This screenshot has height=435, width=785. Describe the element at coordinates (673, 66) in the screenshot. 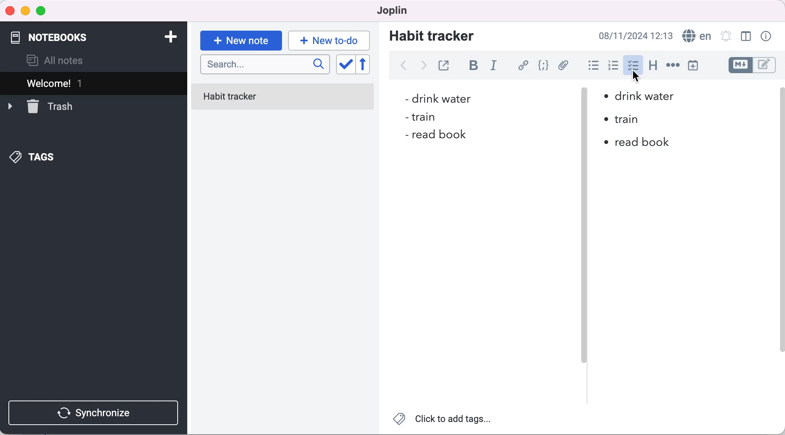

I see `horizontal rule` at that location.